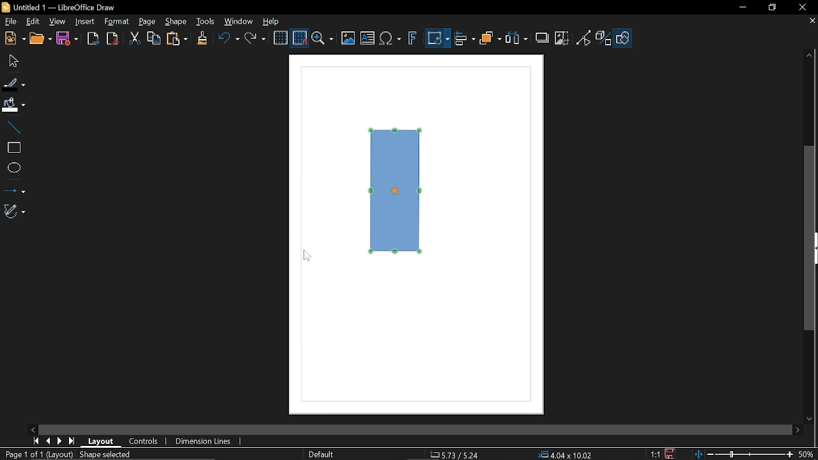  What do you see at coordinates (134, 40) in the screenshot?
I see `Cut` at bounding box center [134, 40].